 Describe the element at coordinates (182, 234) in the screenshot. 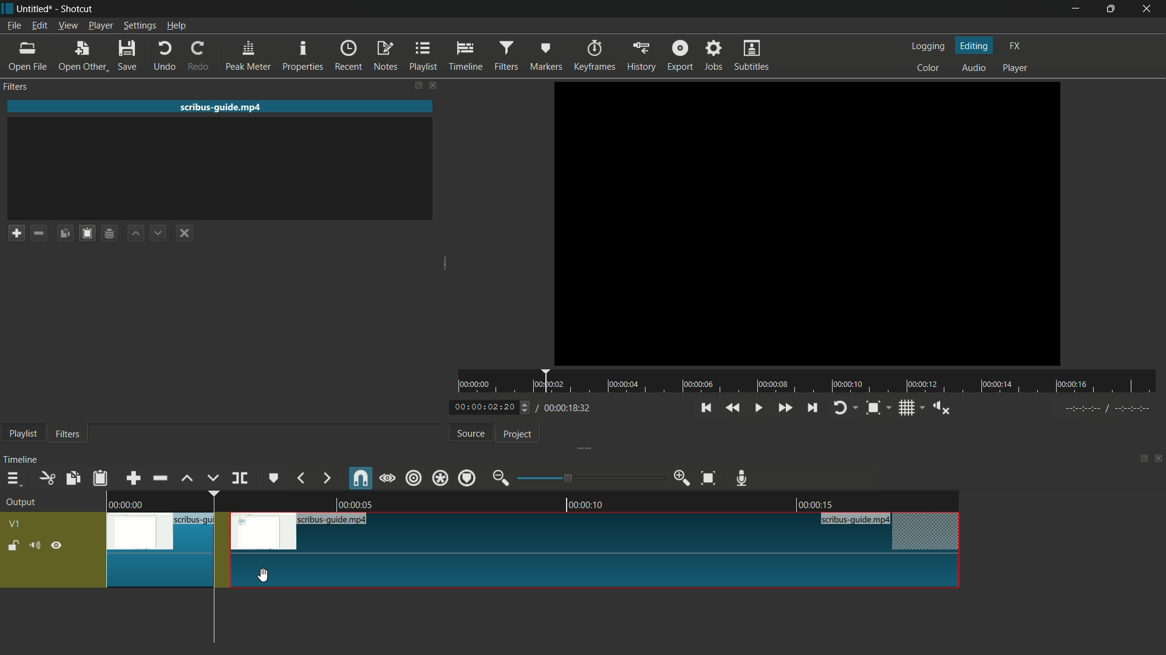

I see `deselect the filter` at that location.